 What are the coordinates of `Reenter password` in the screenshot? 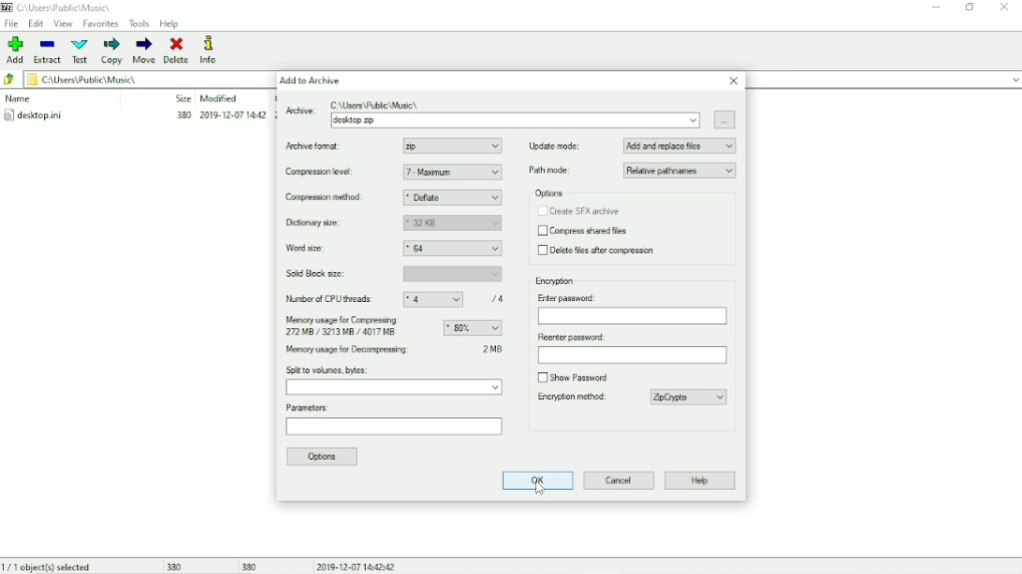 It's located at (632, 349).